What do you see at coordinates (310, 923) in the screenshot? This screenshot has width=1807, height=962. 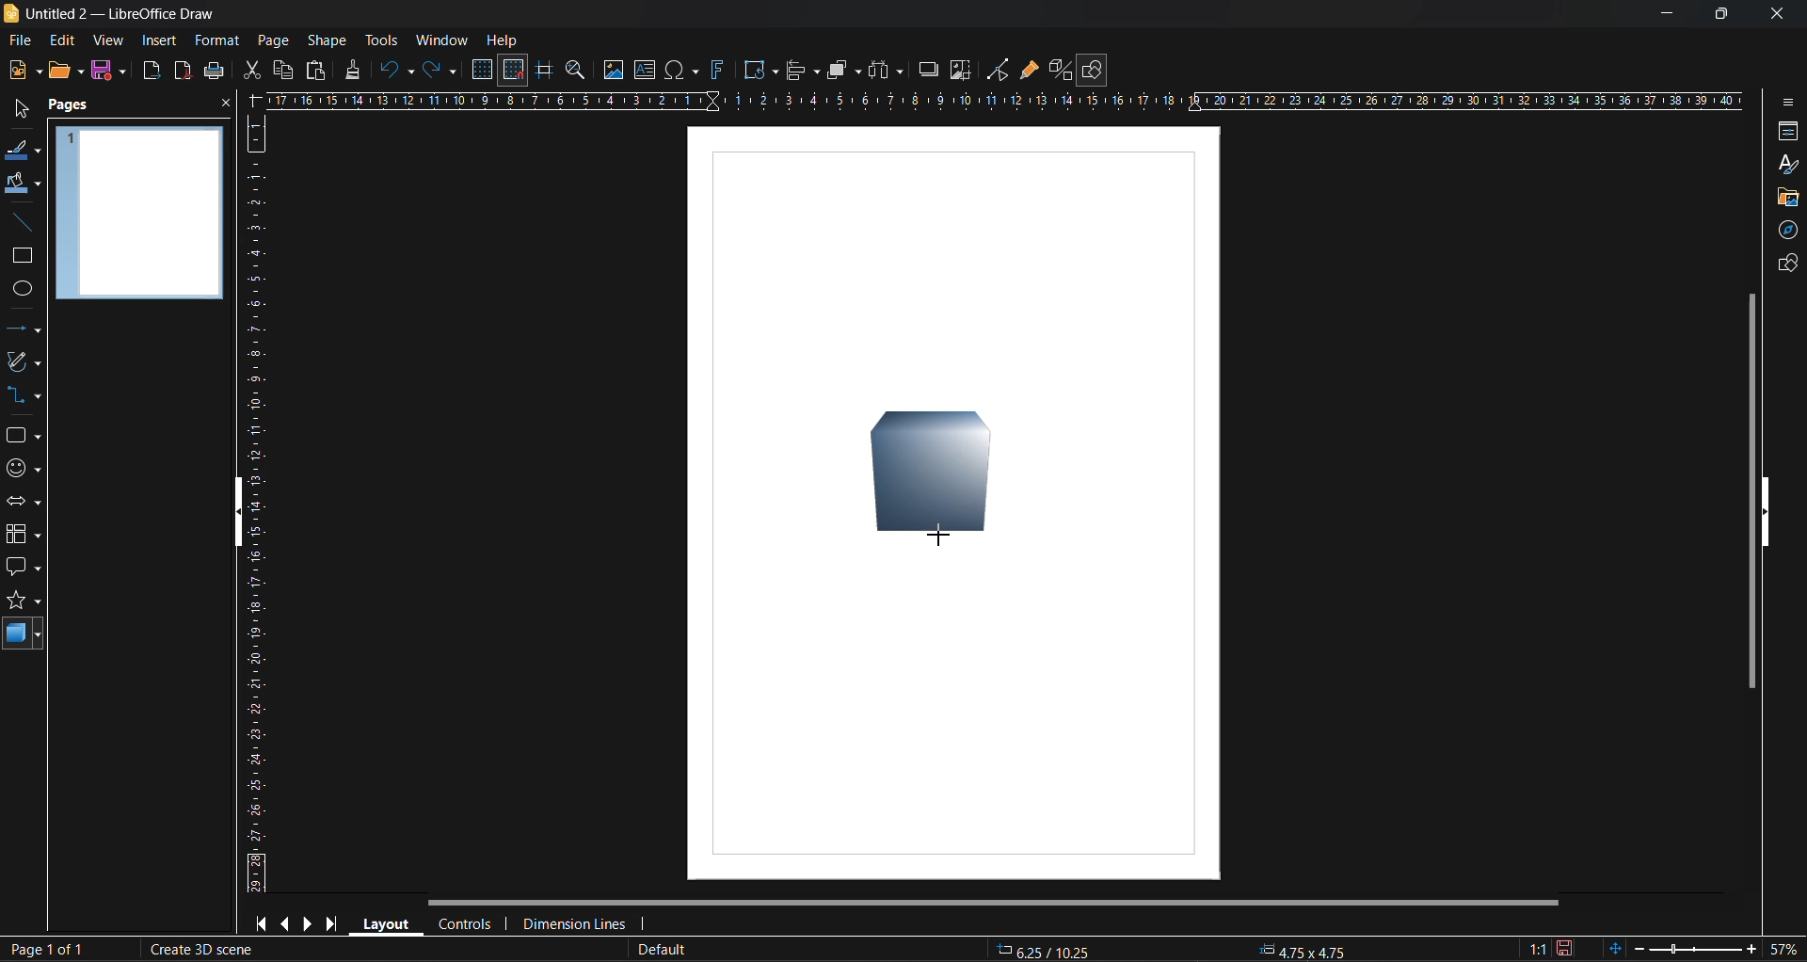 I see `next` at bounding box center [310, 923].